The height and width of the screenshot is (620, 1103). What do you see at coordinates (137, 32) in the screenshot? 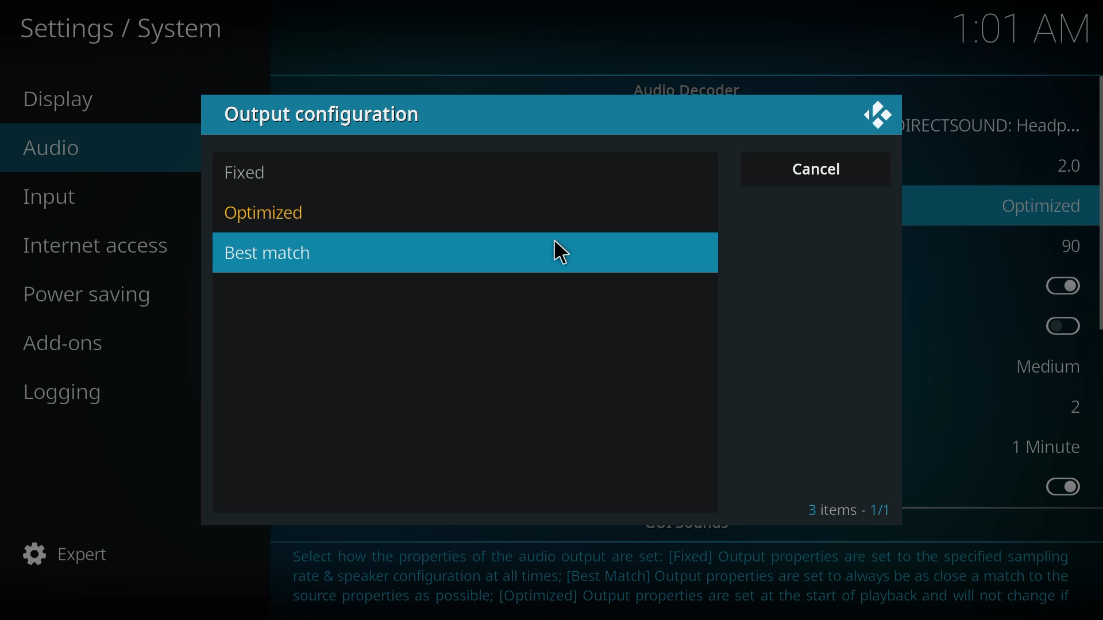
I see `settings/system` at bounding box center [137, 32].